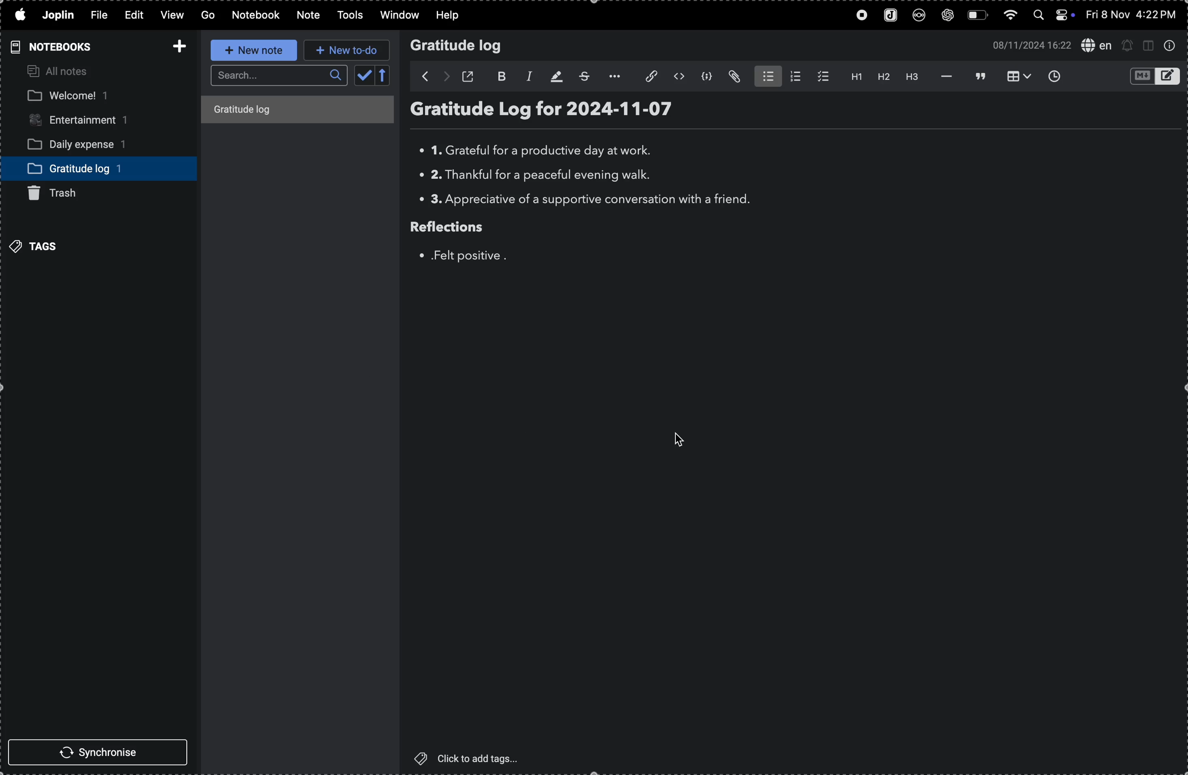  Describe the element at coordinates (470, 76) in the screenshot. I see `open window` at that location.